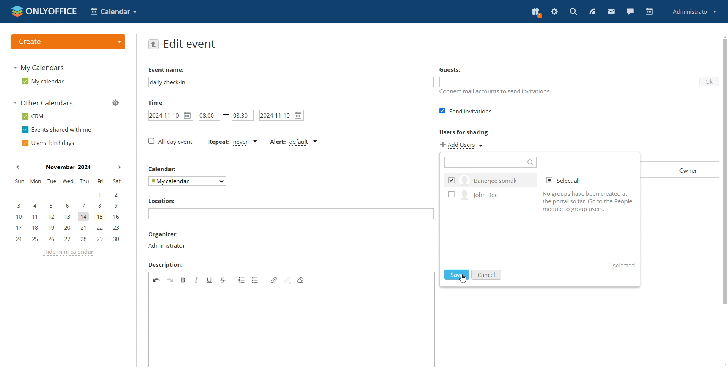 The height and width of the screenshot is (368, 728). Describe the element at coordinates (256, 280) in the screenshot. I see `insert/remove bulleted list` at that location.